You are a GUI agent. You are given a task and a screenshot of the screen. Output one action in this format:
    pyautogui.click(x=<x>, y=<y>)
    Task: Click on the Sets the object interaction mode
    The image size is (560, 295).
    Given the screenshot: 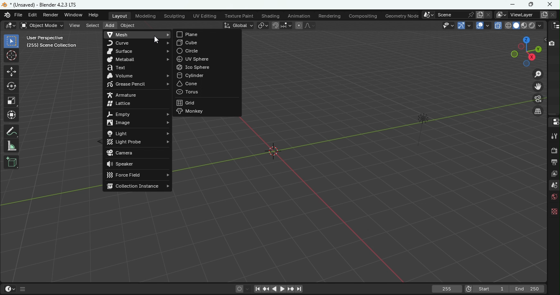 What is the action you would take?
    pyautogui.click(x=41, y=25)
    